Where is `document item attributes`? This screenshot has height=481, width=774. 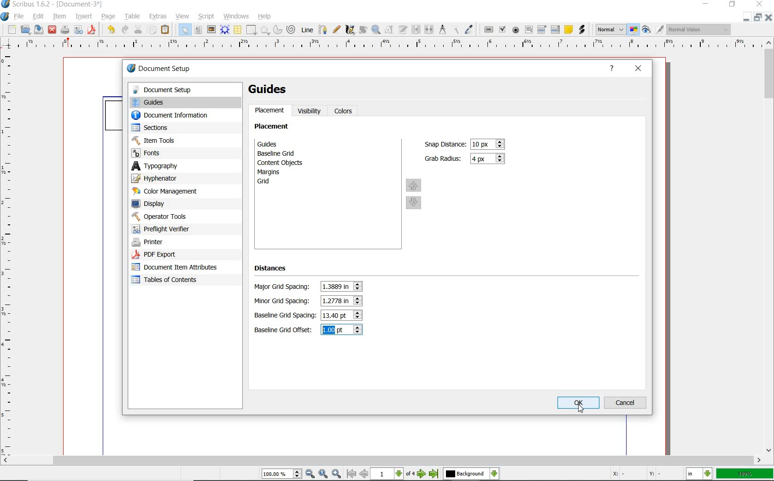
document item attributes is located at coordinates (176, 267).